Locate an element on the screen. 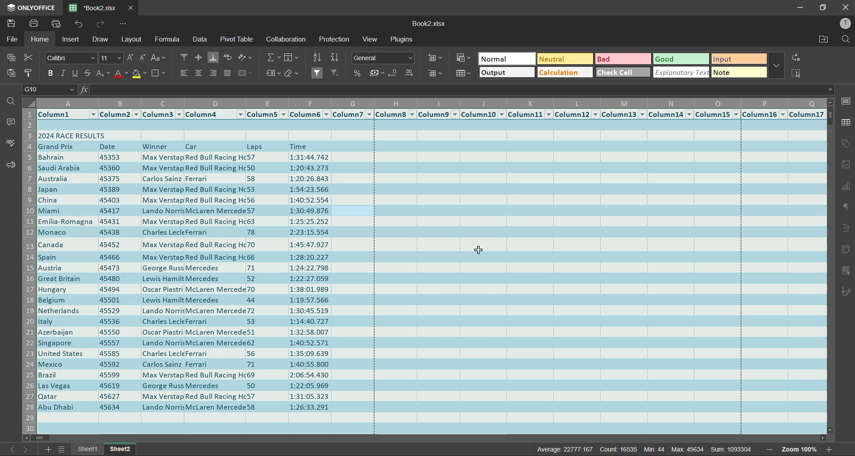 This screenshot has height=456, width=855. sum is located at coordinates (732, 450).